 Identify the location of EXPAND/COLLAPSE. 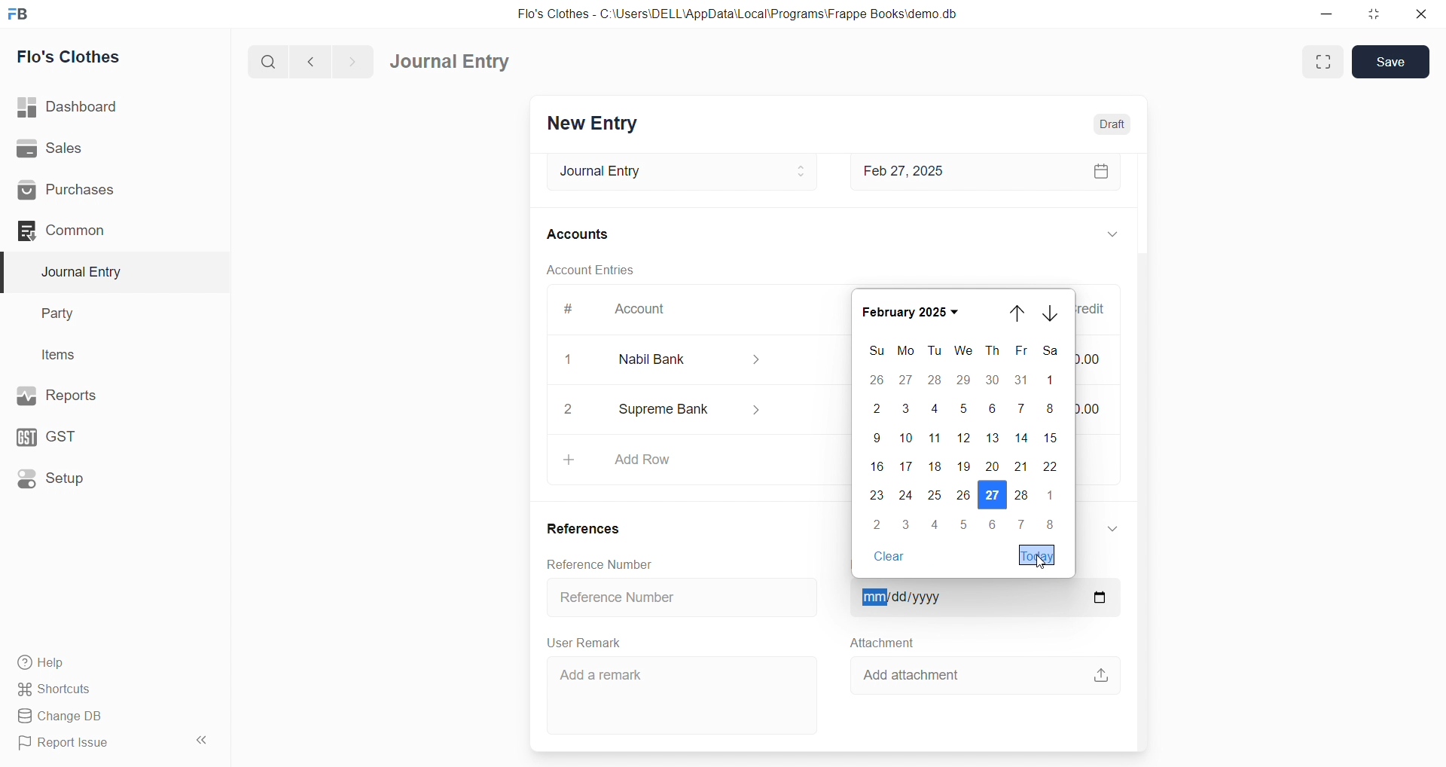
(1111, 237).